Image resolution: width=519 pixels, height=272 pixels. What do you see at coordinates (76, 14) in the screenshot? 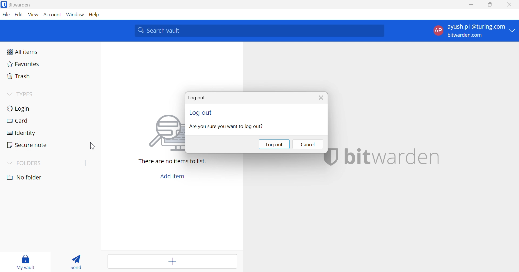
I see `Window` at bounding box center [76, 14].